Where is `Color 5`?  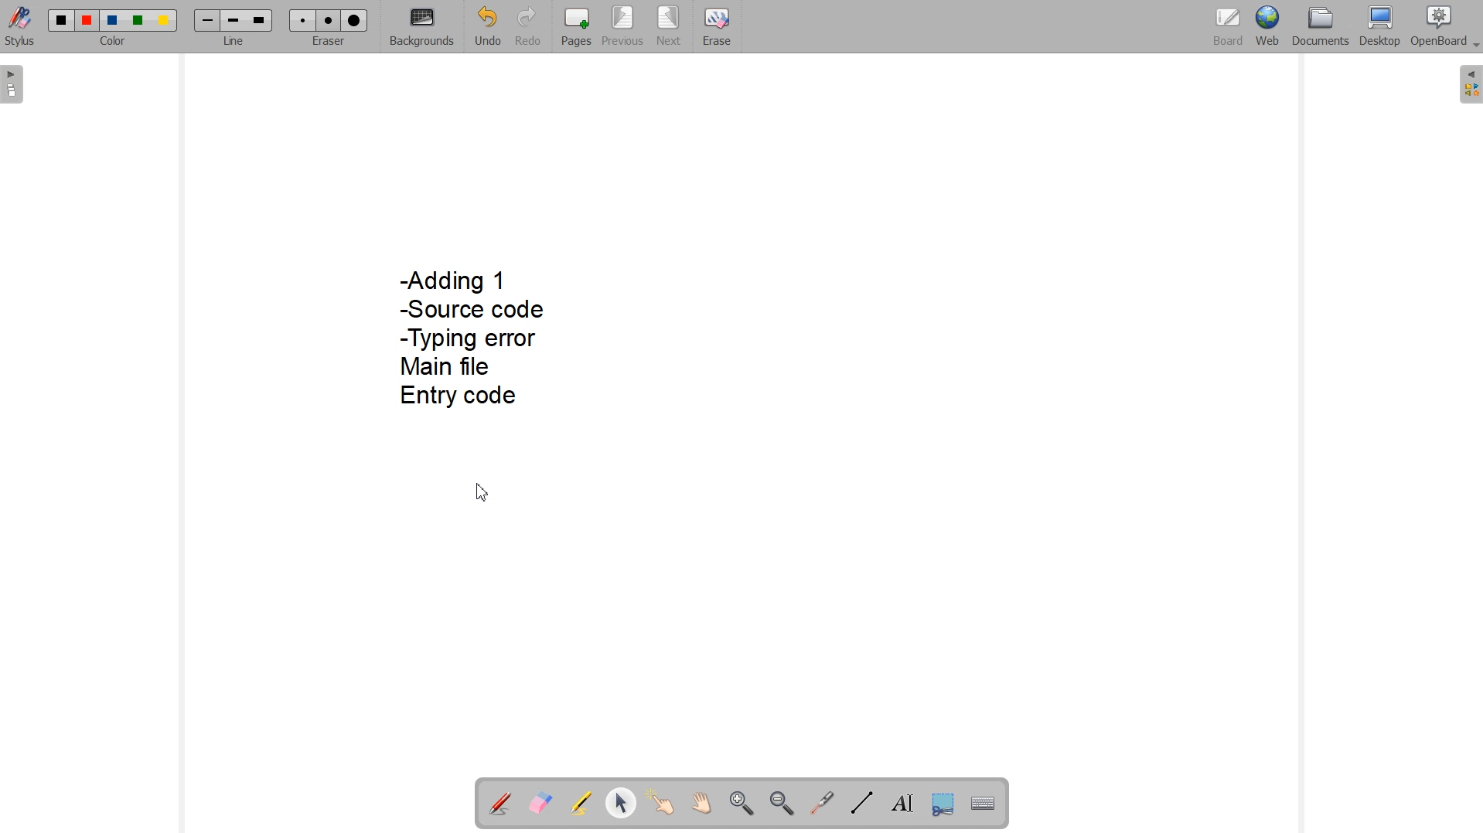
Color 5 is located at coordinates (165, 21).